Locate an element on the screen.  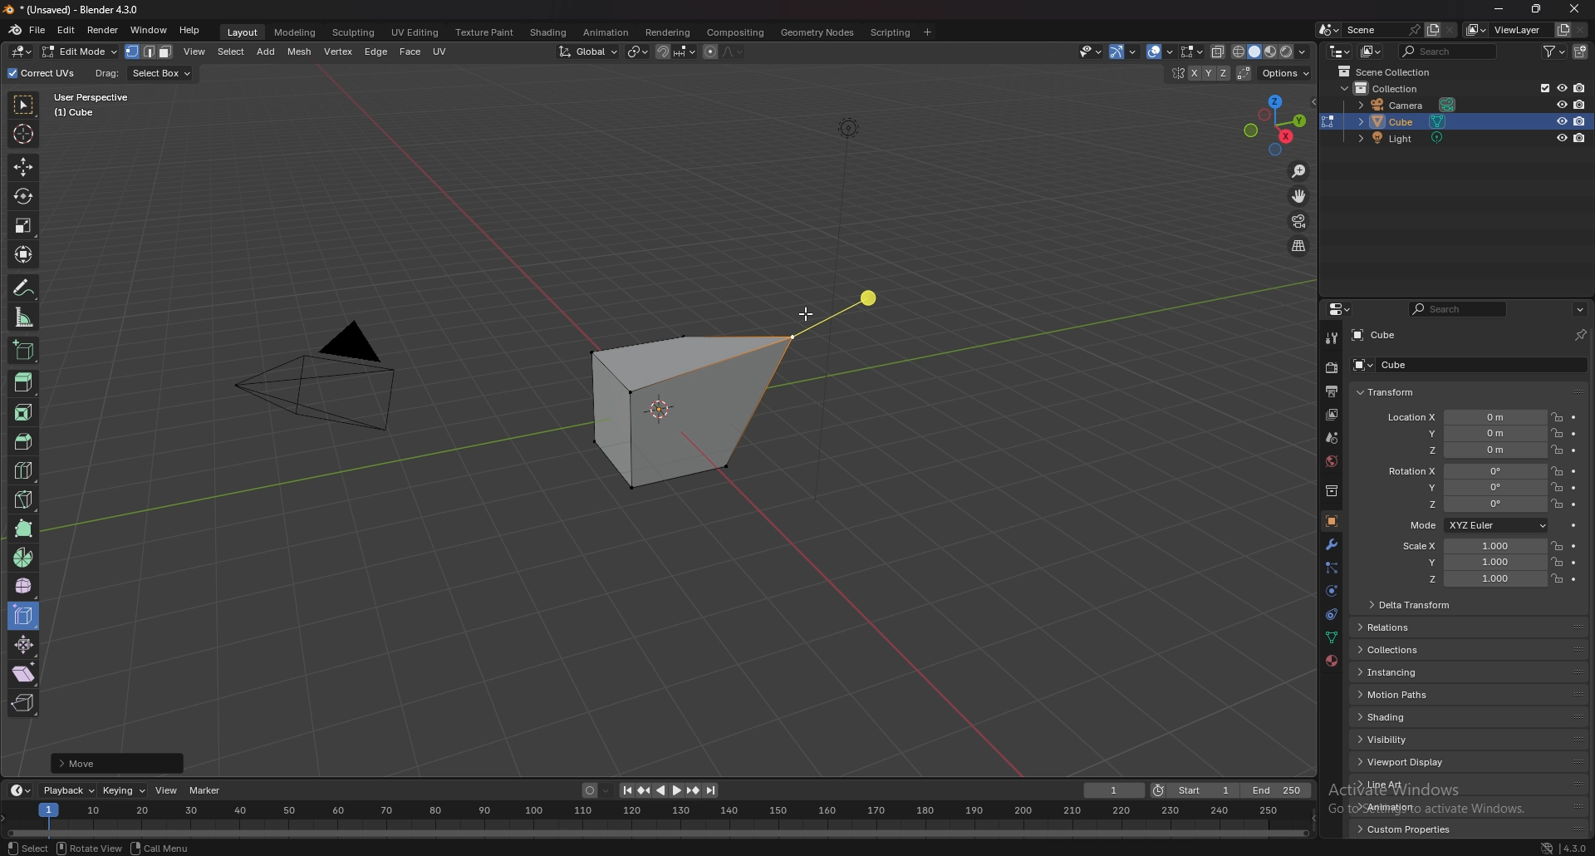
animate property is located at coordinates (1574, 563).